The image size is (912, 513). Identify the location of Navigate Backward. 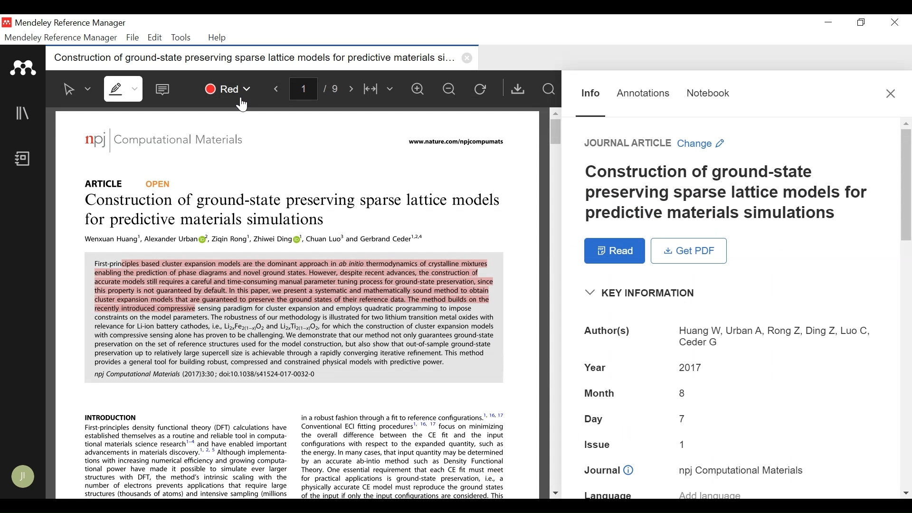
(277, 89).